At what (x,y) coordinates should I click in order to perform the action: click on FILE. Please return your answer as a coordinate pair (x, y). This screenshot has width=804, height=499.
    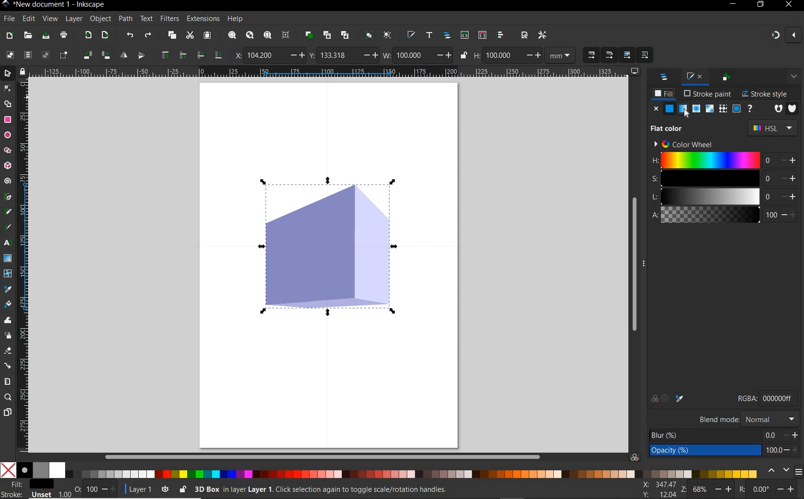
    Looking at the image, I should click on (9, 19).